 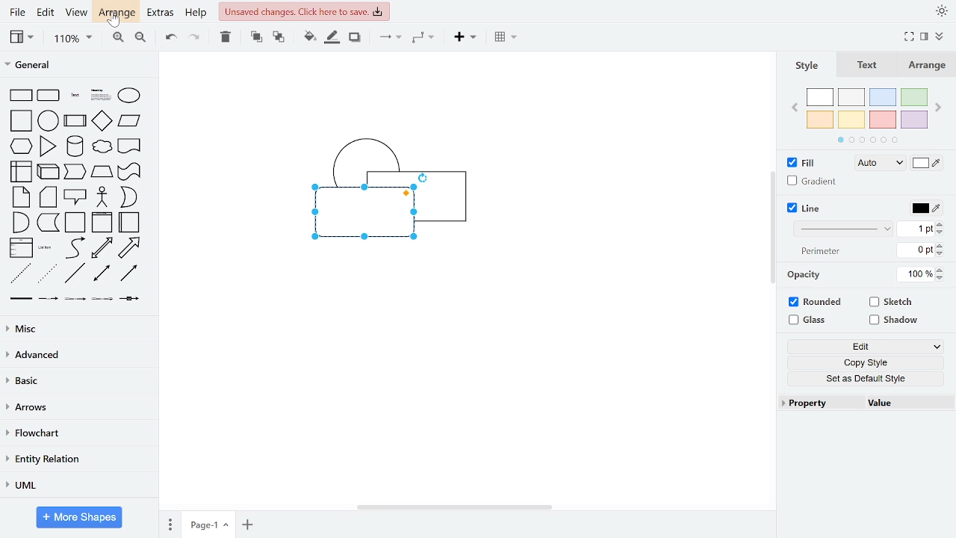 What do you see at coordinates (820, 97) in the screenshot?
I see `white` at bounding box center [820, 97].